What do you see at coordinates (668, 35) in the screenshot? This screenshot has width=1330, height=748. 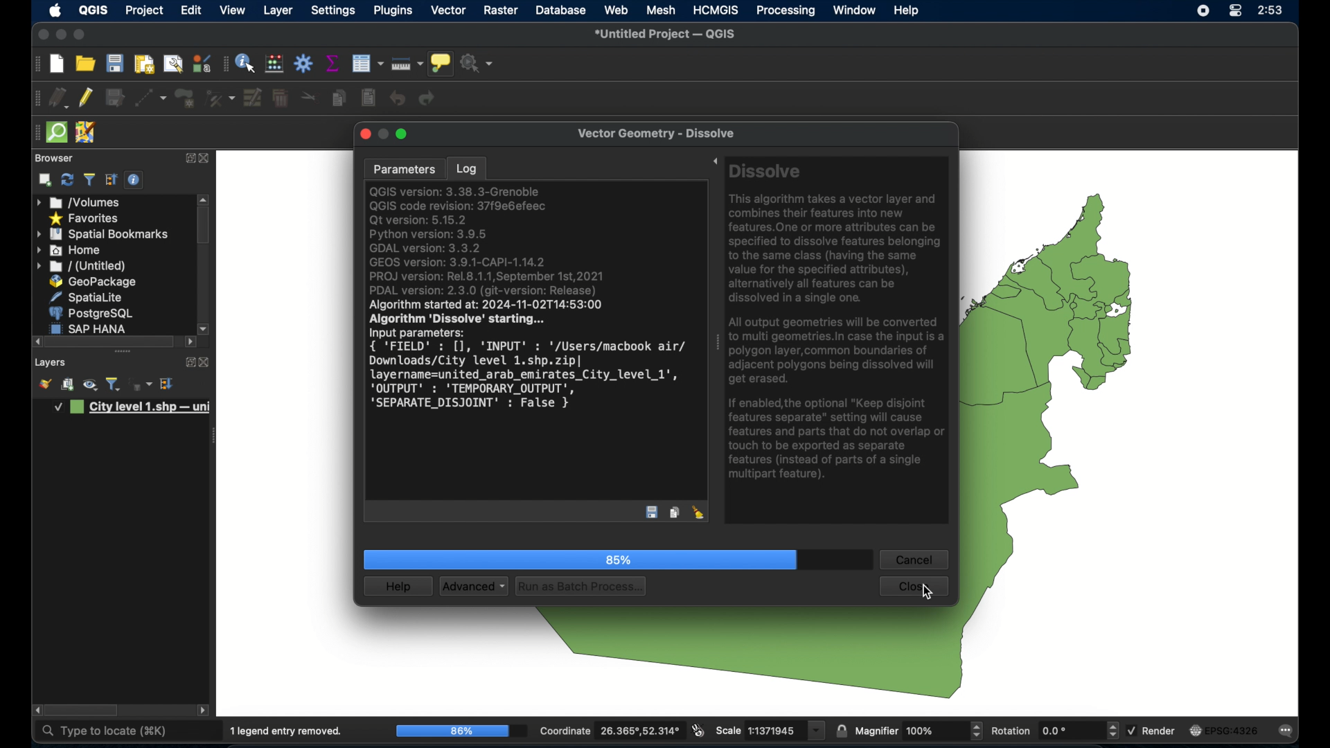 I see `untitled project - QGIS` at bounding box center [668, 35].